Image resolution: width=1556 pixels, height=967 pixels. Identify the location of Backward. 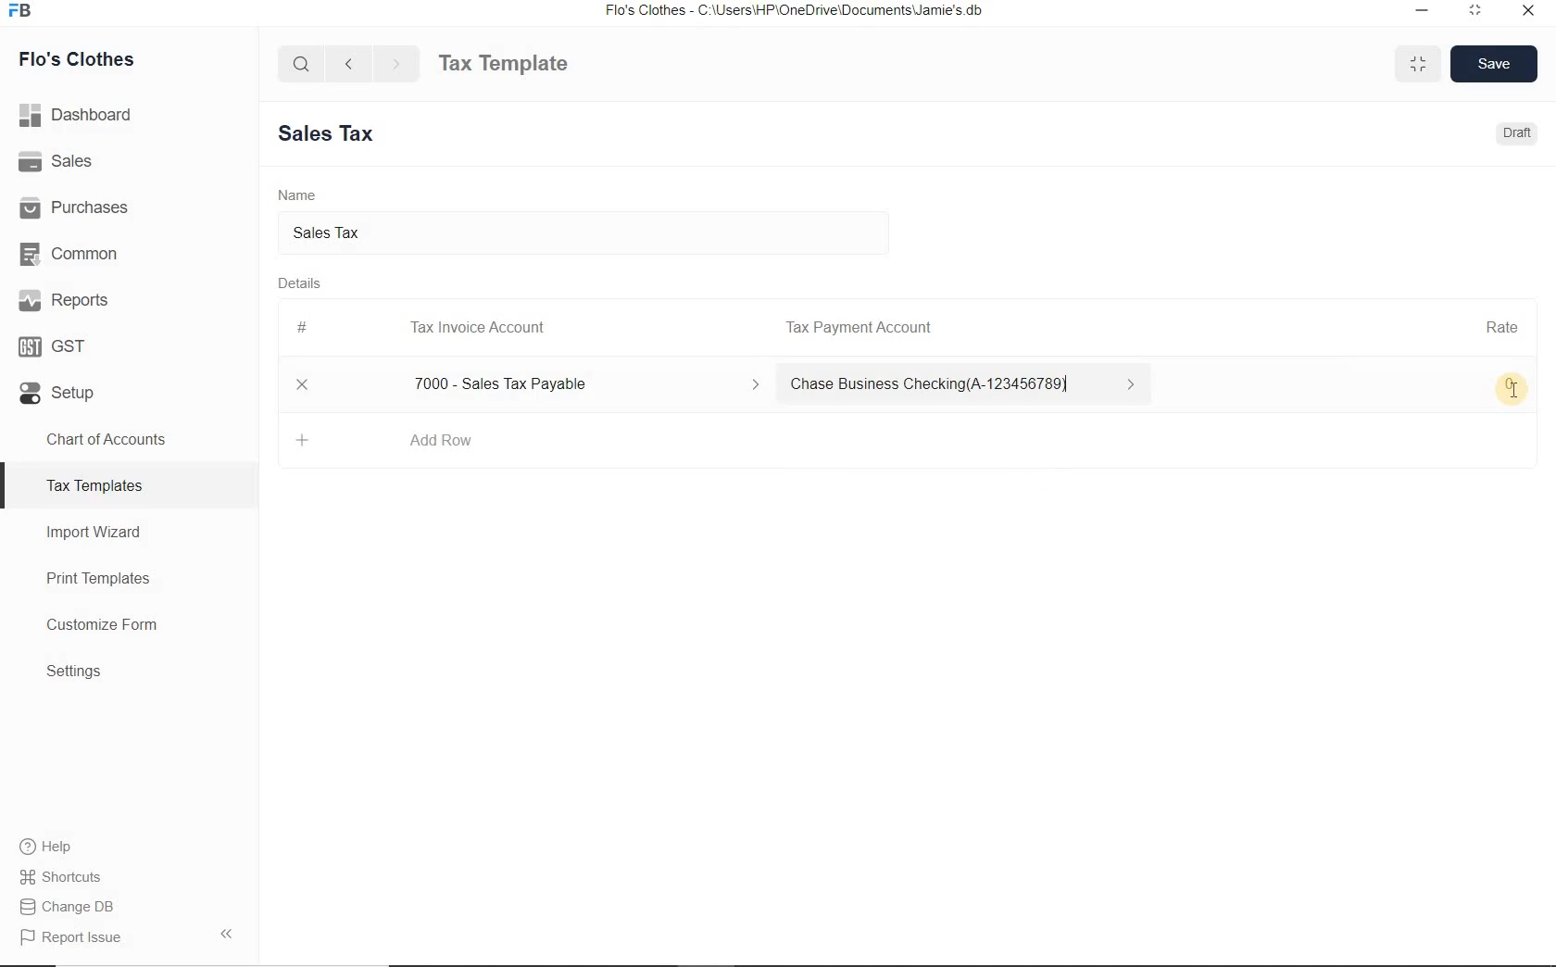
(348, 62).